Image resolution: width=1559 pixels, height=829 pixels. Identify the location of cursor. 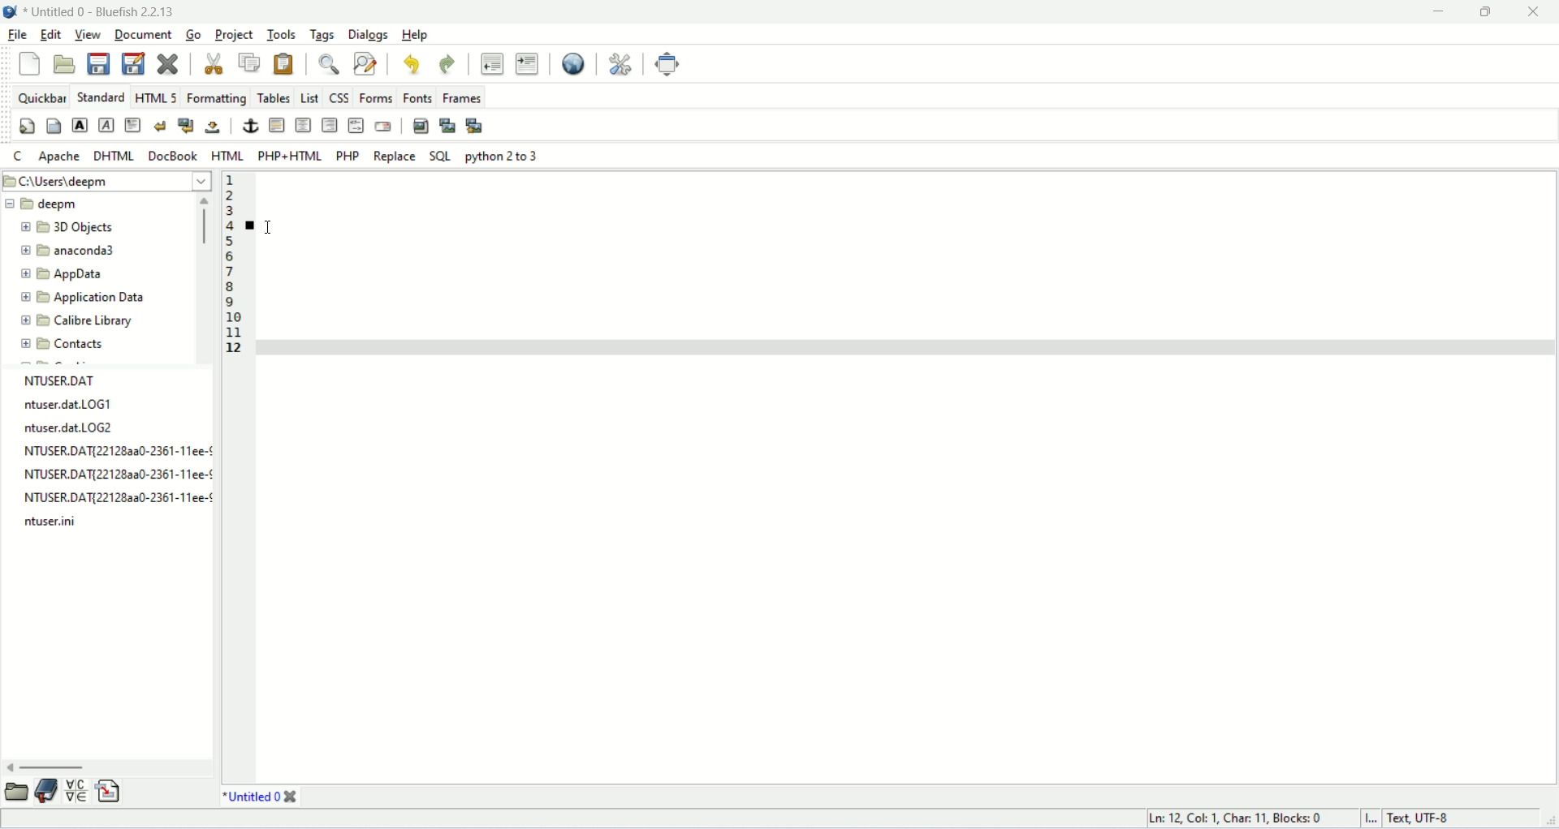
(269, 229).